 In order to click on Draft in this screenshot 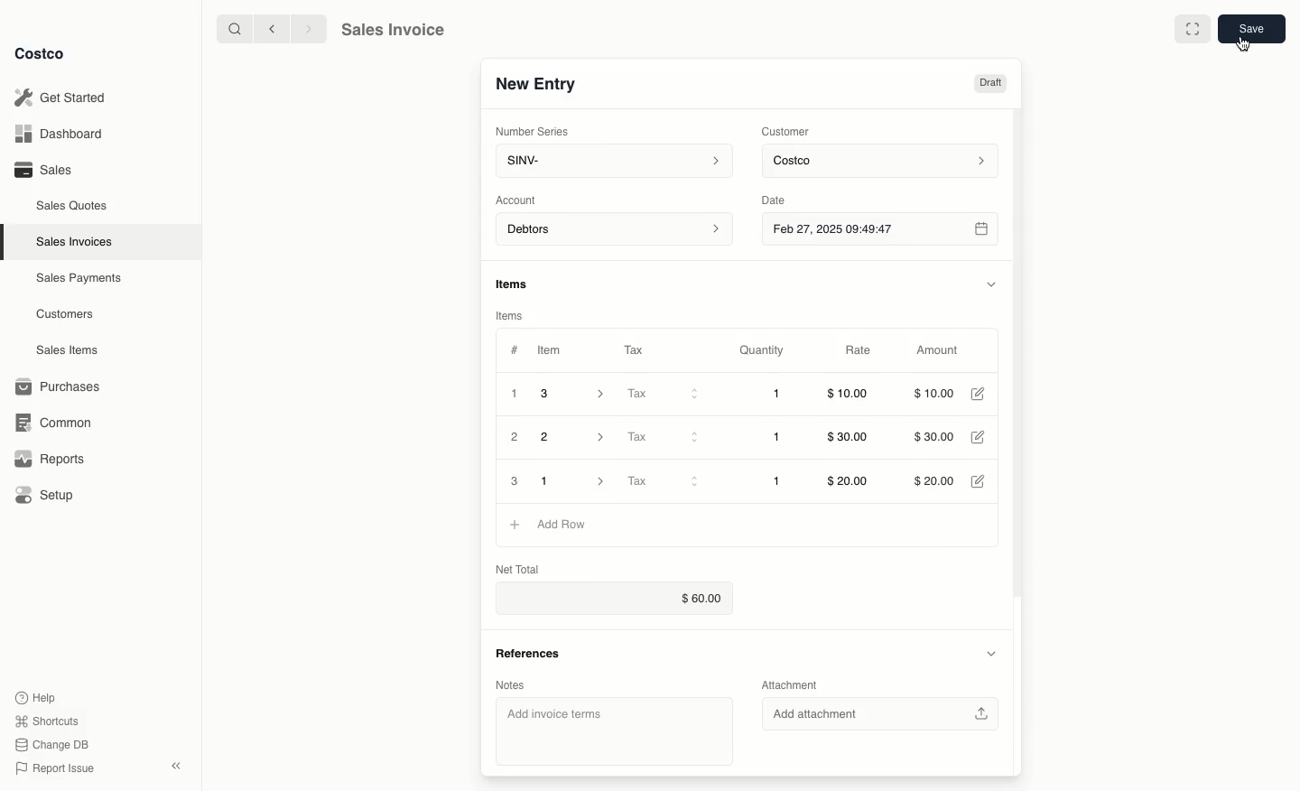, I will do `click(991, 84)`.